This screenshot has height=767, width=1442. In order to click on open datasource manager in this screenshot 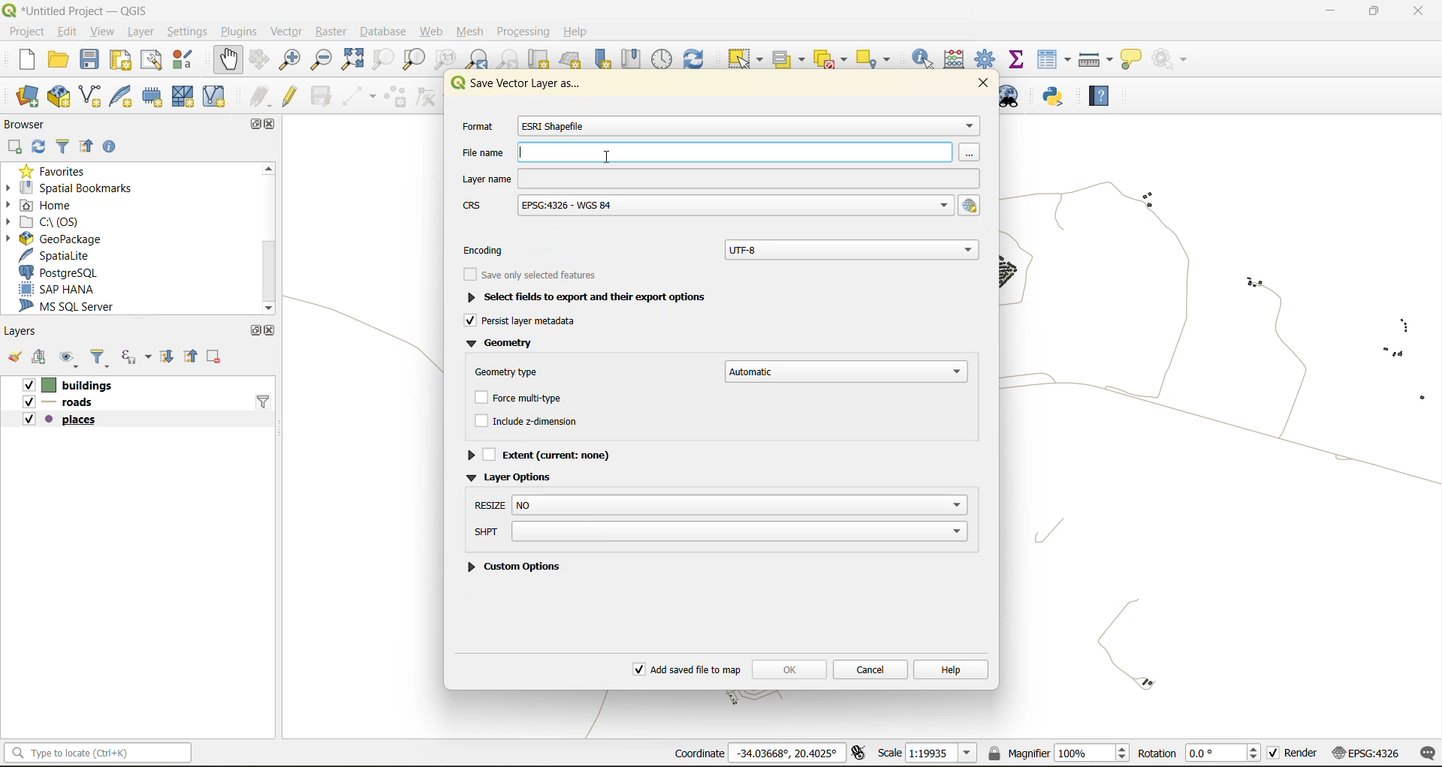, I will do `click(23, 96)`.